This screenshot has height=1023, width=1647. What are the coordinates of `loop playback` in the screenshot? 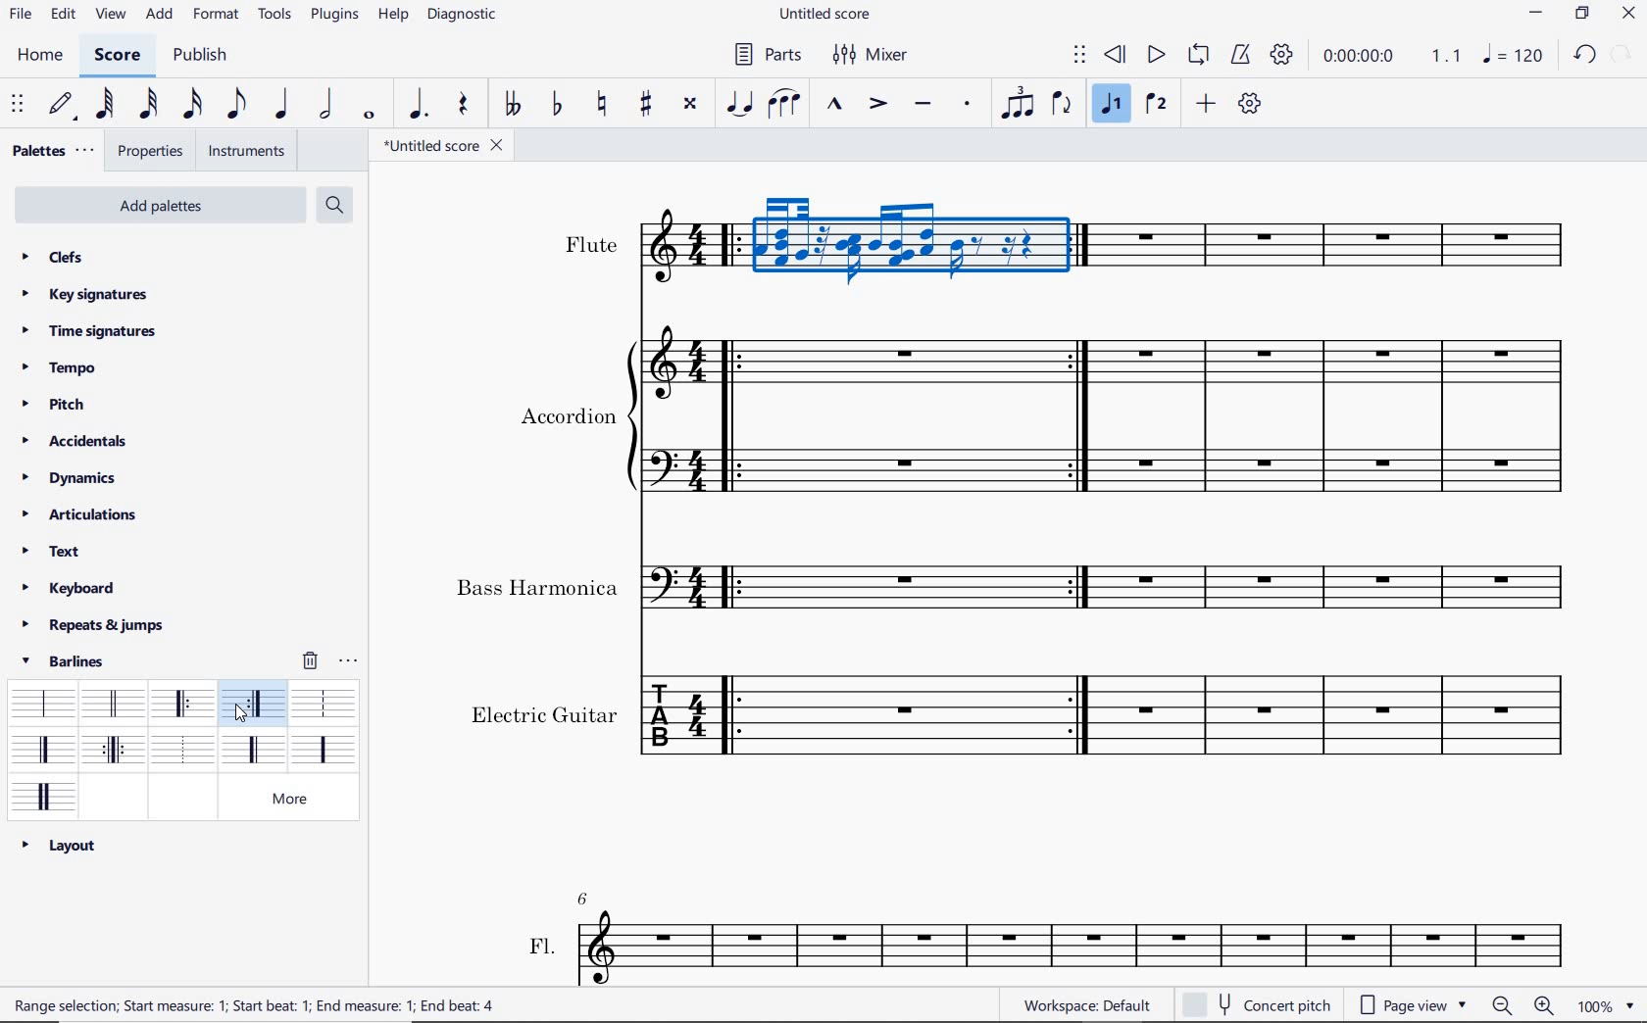 It's located at (1198, 55).